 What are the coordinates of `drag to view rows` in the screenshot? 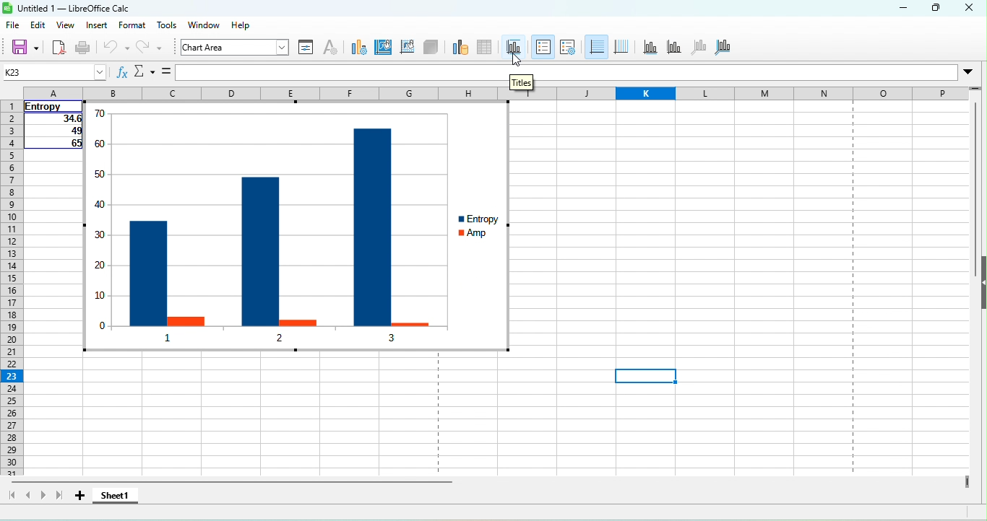 It's located at (975, 87).